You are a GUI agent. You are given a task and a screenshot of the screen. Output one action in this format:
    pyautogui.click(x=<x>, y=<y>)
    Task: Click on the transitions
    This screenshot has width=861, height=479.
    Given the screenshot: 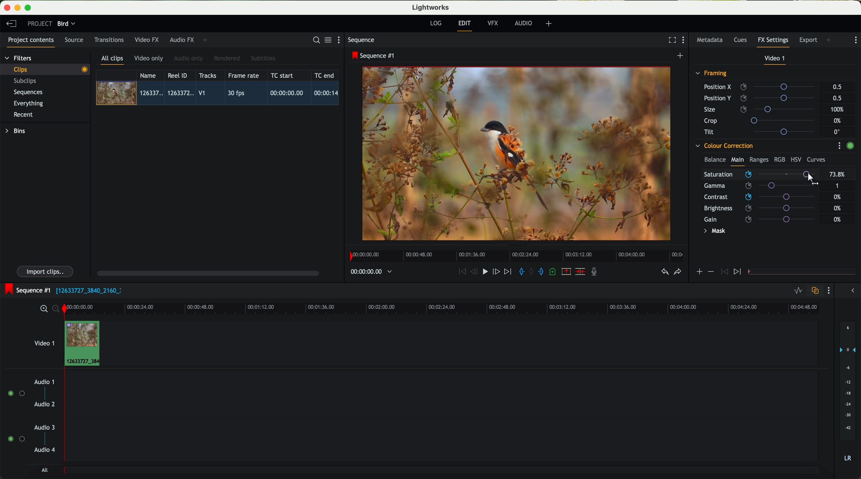 What is the action you would take?
    pyautogui.click(x=109, y=40)
    